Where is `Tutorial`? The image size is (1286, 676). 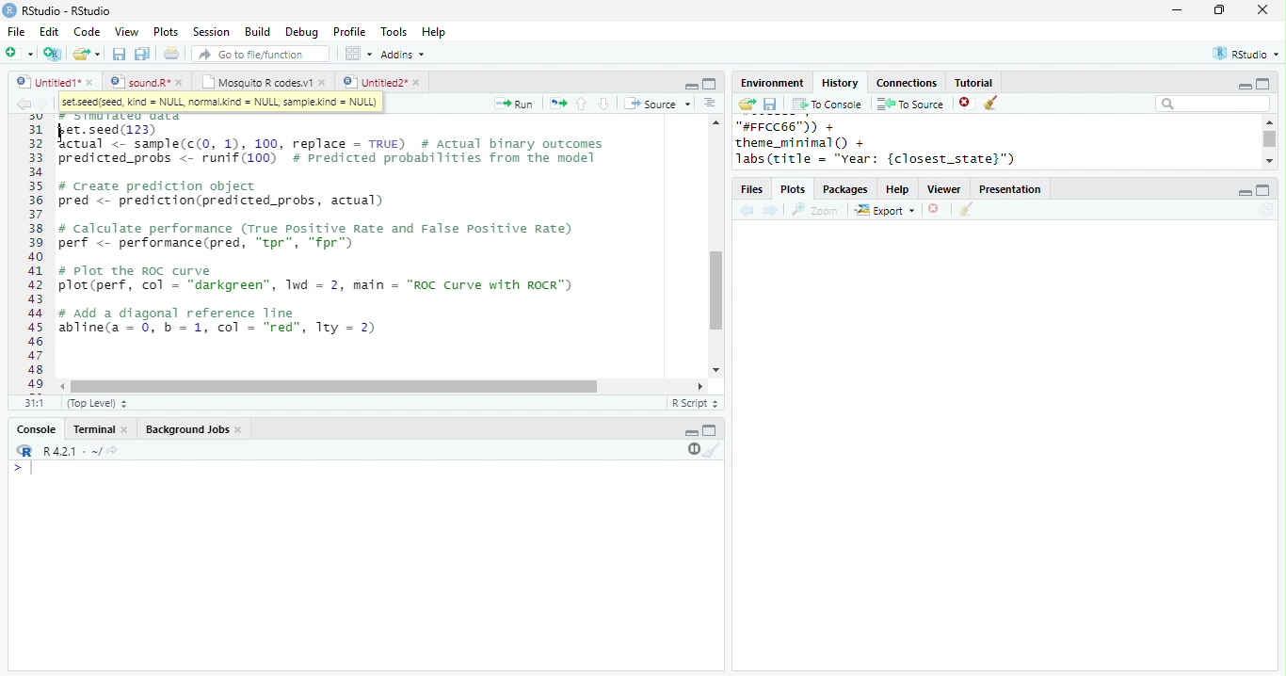
Tutorial is located at coordinates (973, 82).